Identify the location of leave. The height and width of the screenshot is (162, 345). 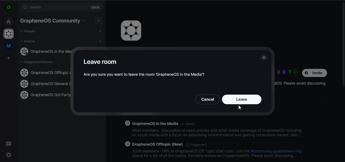
(241, 100).